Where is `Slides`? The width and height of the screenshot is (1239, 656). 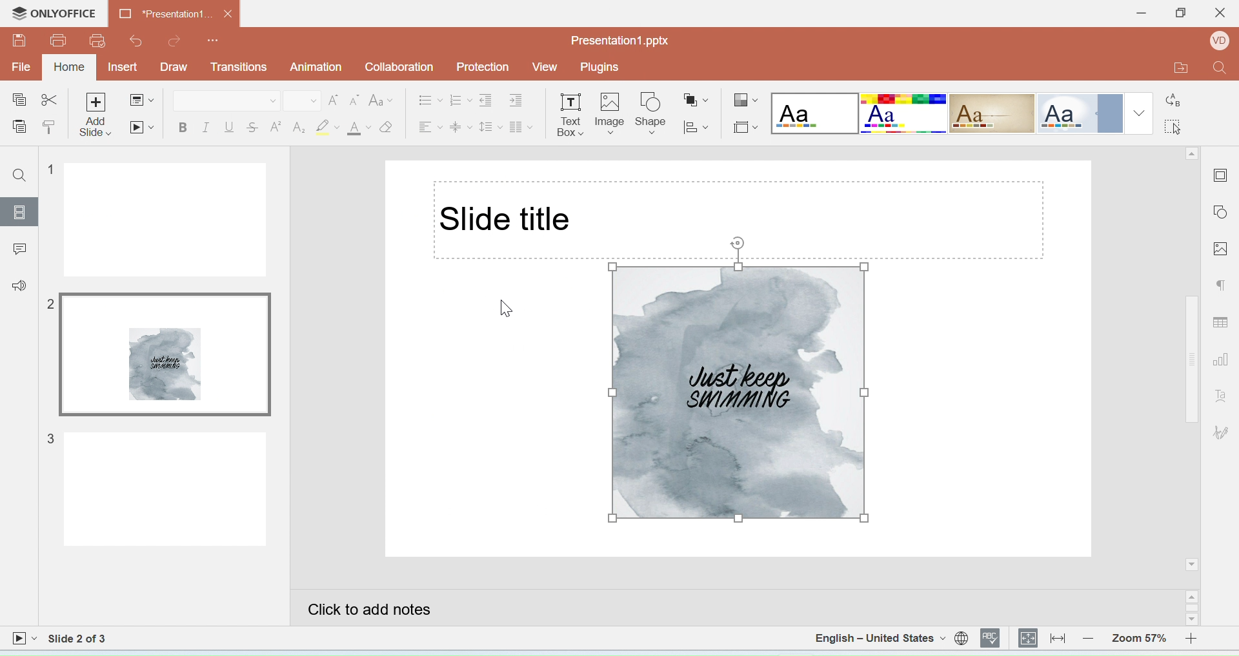 Slides is located at coordinates (19, 212).